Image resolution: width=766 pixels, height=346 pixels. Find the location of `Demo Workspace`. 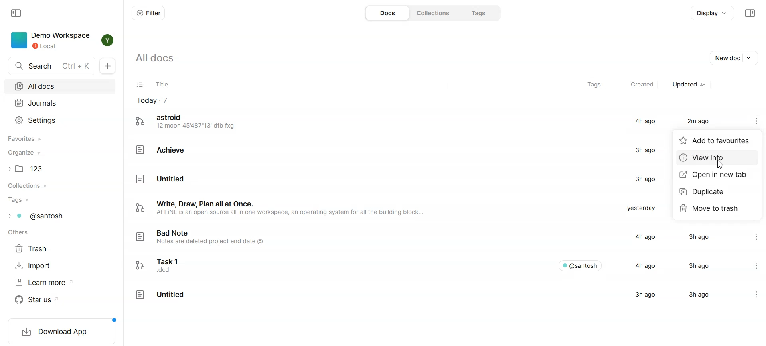

Demo Workspace is located at coordinates (49, 41).